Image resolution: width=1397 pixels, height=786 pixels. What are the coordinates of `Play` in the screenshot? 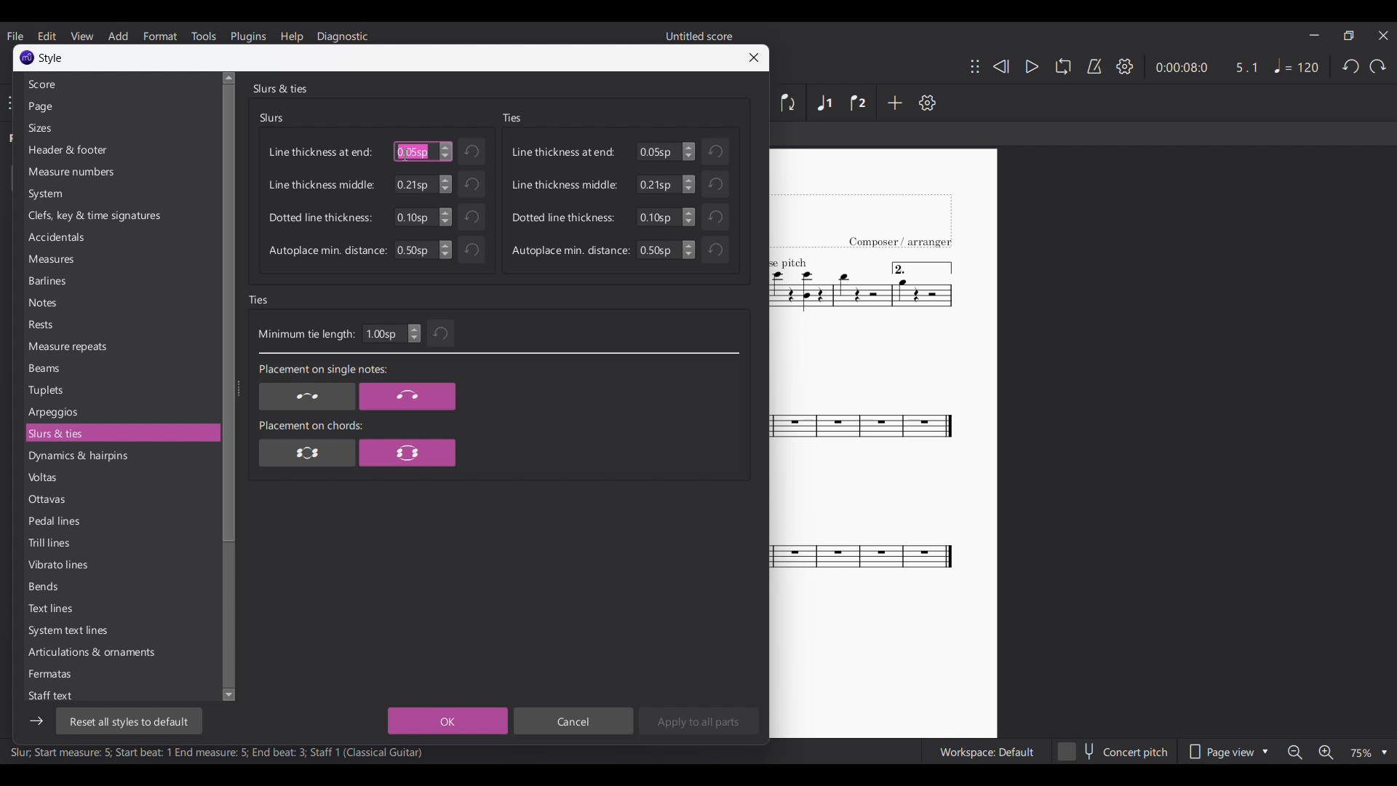 It's located at (1026, 66).